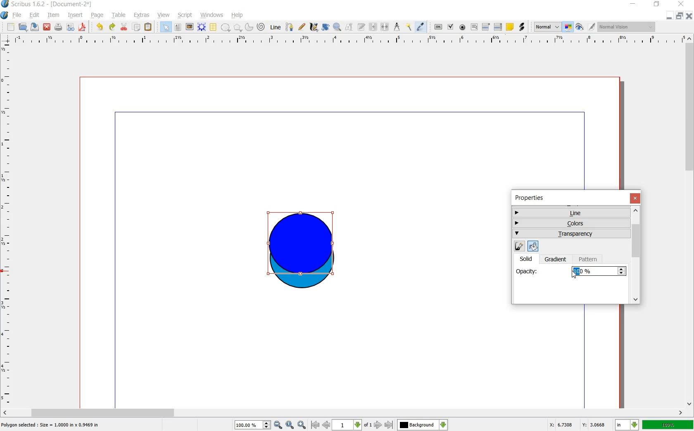 The width and height of the screenshot is (694, 431). I want to click on edit contents of frame, so click(348, 27).